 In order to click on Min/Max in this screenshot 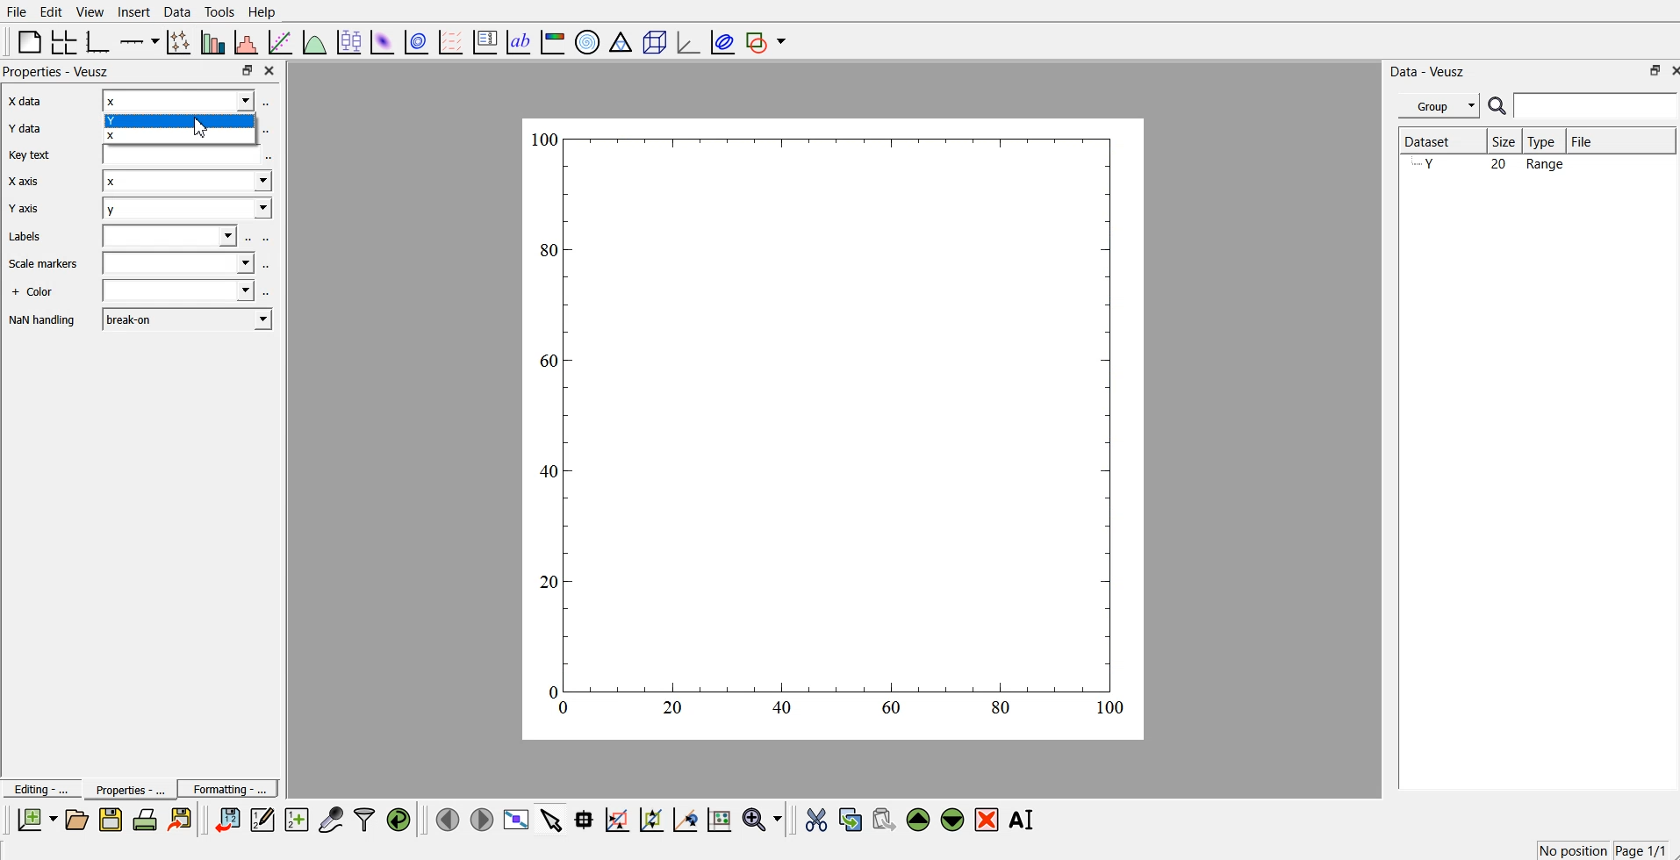, I will do `click(248, 70)`.